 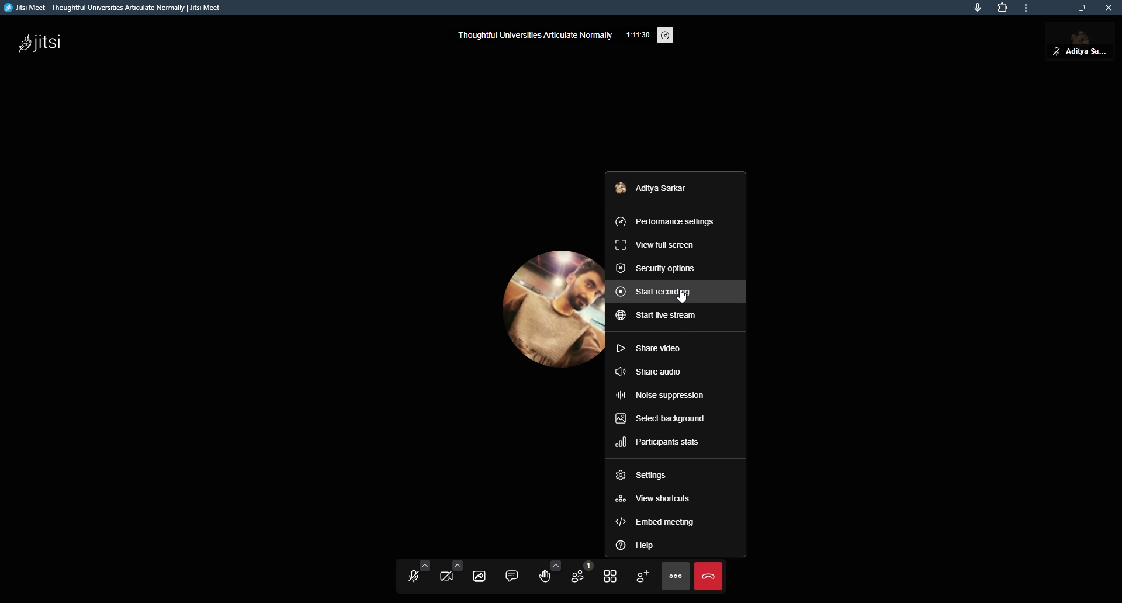 I want to click on close, so click(x=1108, y=8).